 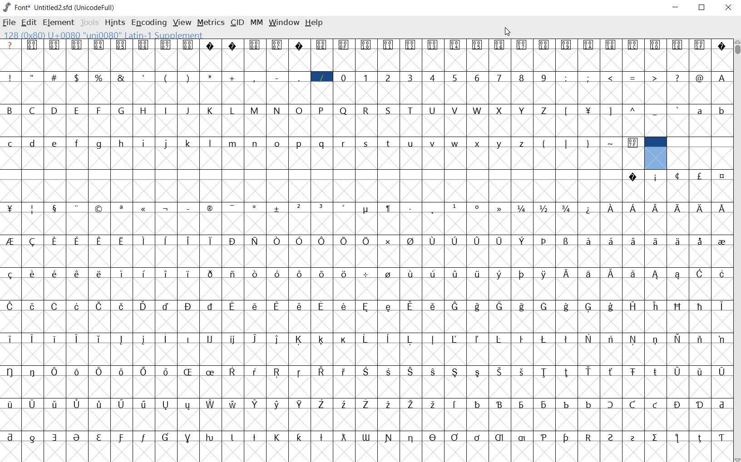 What do you see at coordinates (34, 45) in the screenshot?
I see `Symbol` at bounding box center [34, 45].